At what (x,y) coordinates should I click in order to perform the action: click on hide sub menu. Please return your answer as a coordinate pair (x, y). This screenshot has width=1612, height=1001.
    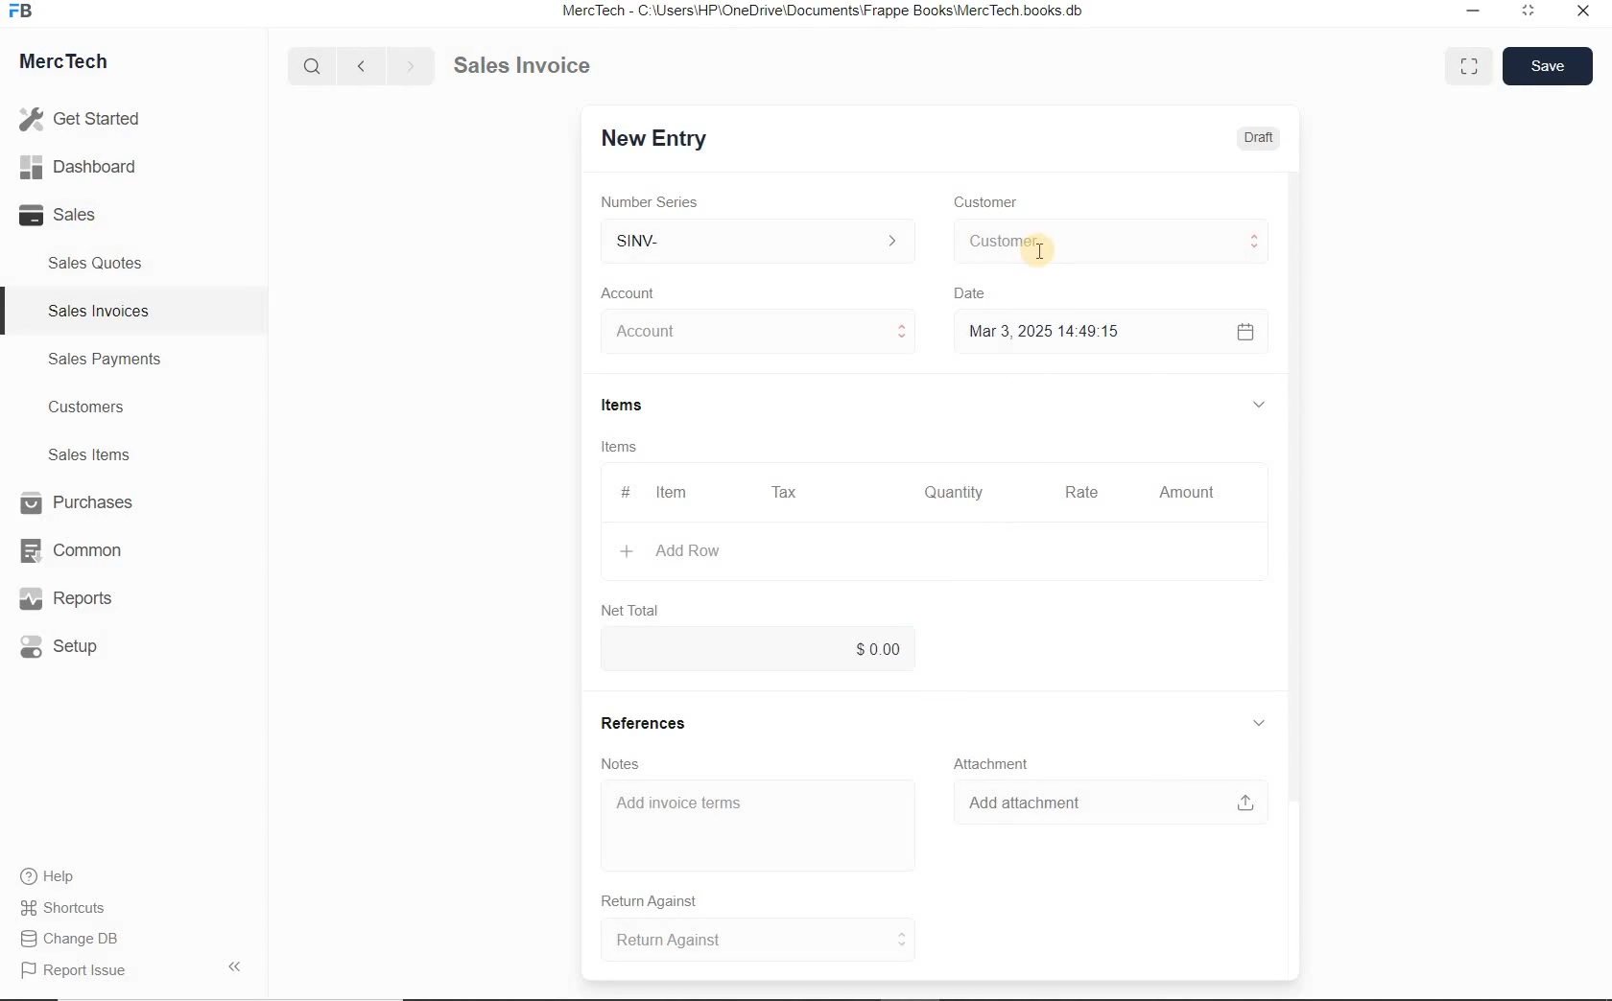
    Looking at the image, I should click on (1259, 724).